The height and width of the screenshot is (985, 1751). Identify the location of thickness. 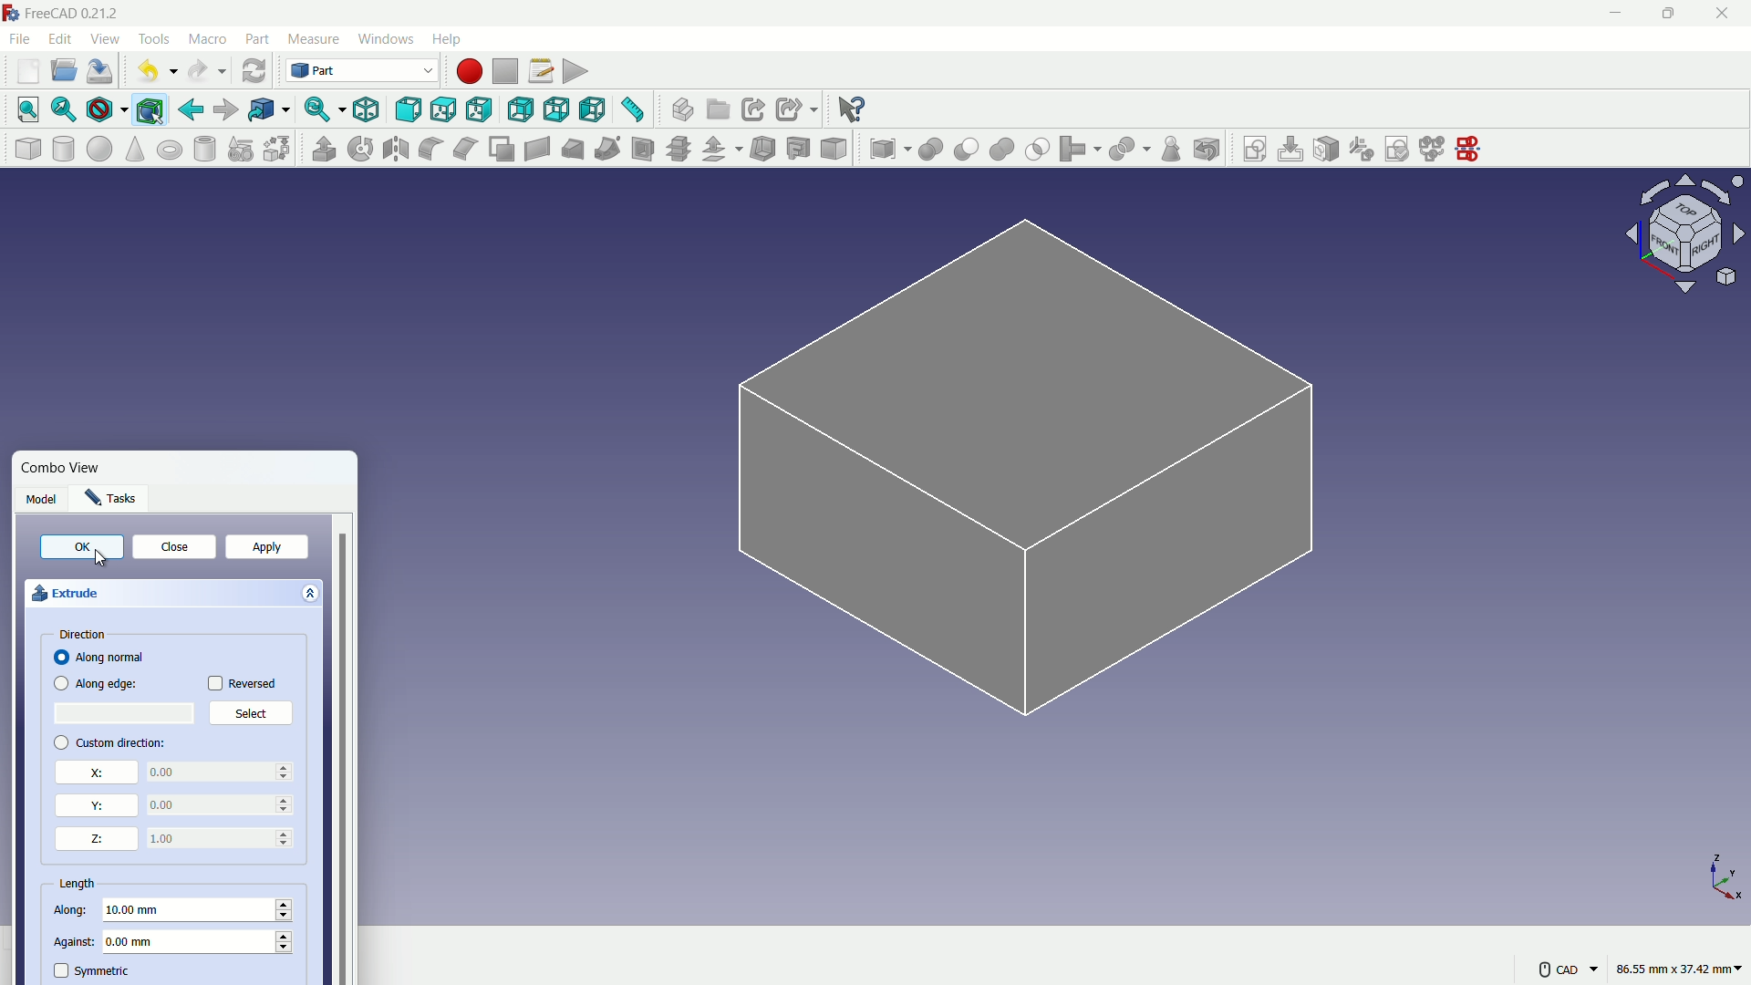
(765, 150).